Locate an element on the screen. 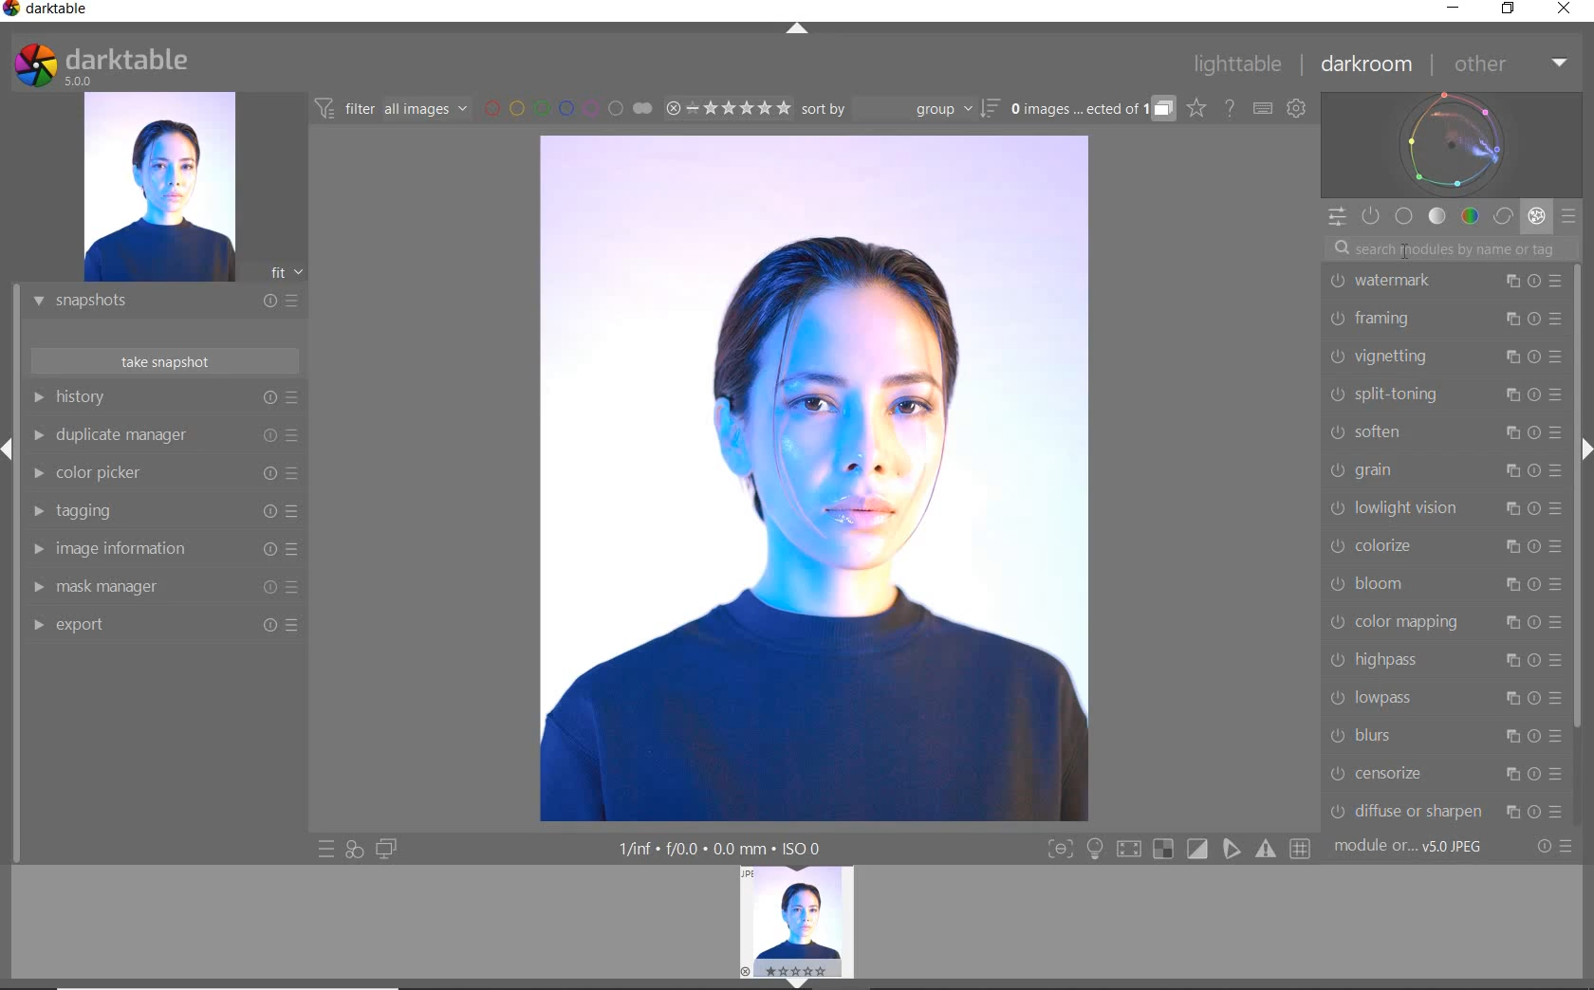 The height and width of the screenshot is (990, 1594). EXPAND/COLLAPSE is located at coordinates (800, 30).